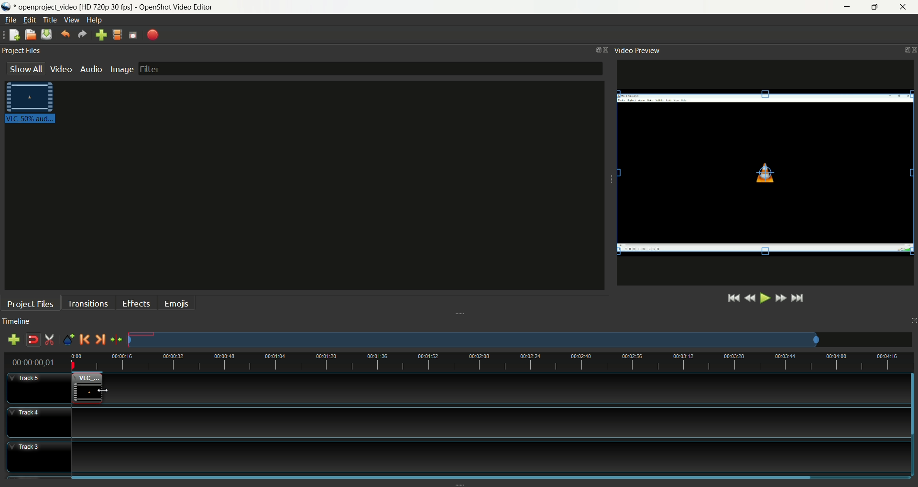  I want to click on rewind, so click(750, 299).